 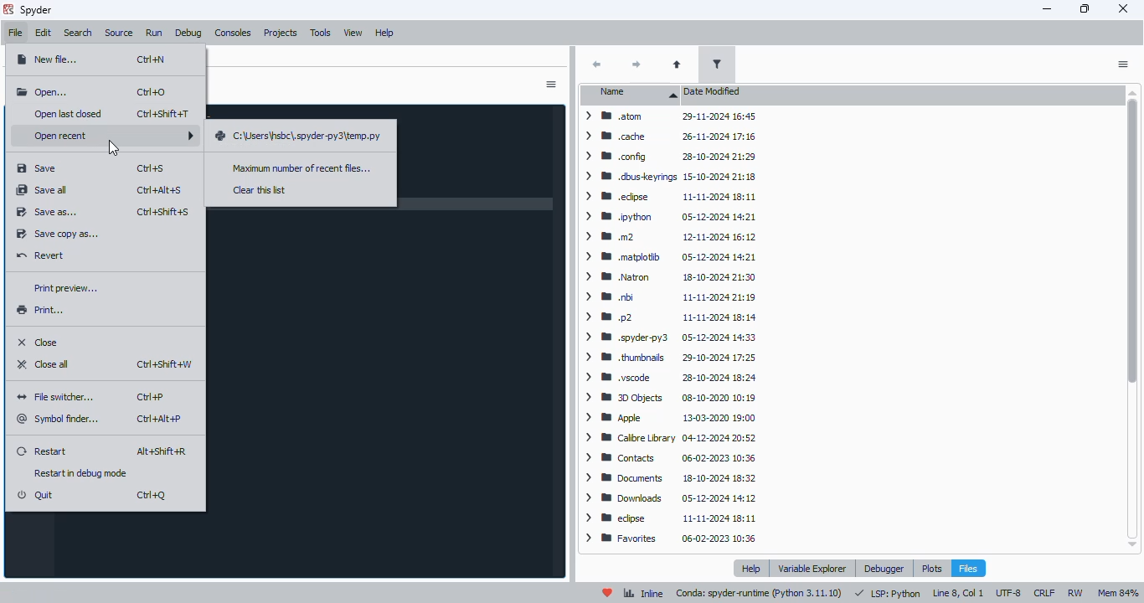 I want to click on > WB thumbnails 29-10-2024 17:25, so click(x=668, y=356).